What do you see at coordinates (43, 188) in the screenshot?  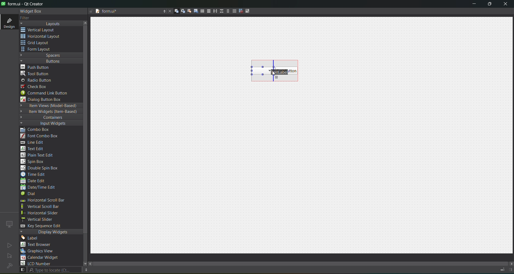 I see `date/time edit` at bounding box center [43, 188].